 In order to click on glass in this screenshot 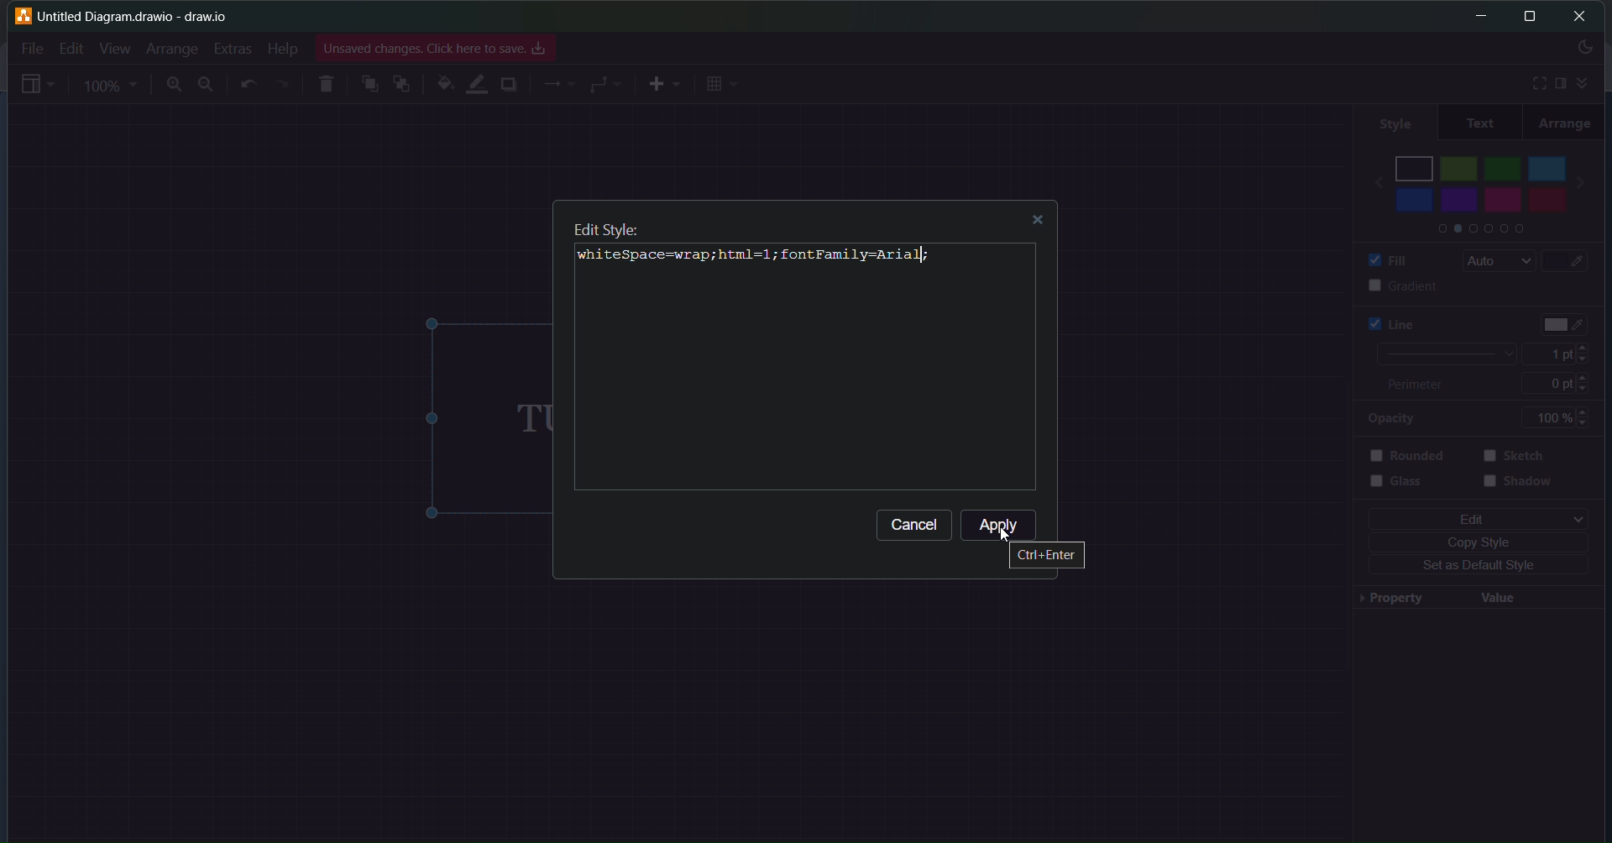, I will do `click(1407, 488)`.